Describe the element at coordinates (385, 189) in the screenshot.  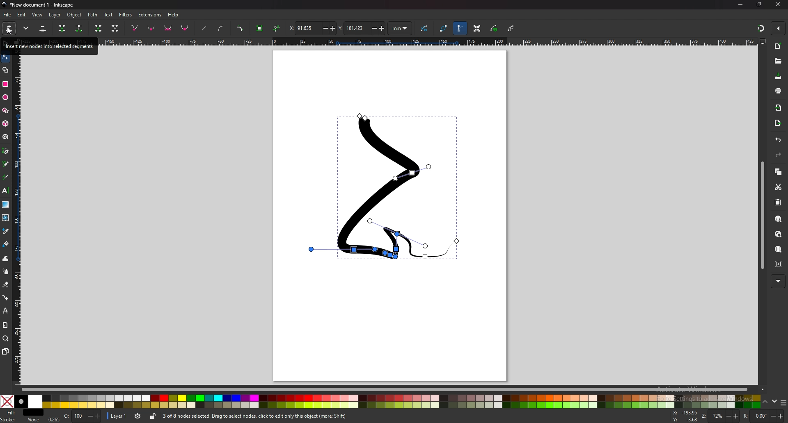
I see `drawing` at that location.